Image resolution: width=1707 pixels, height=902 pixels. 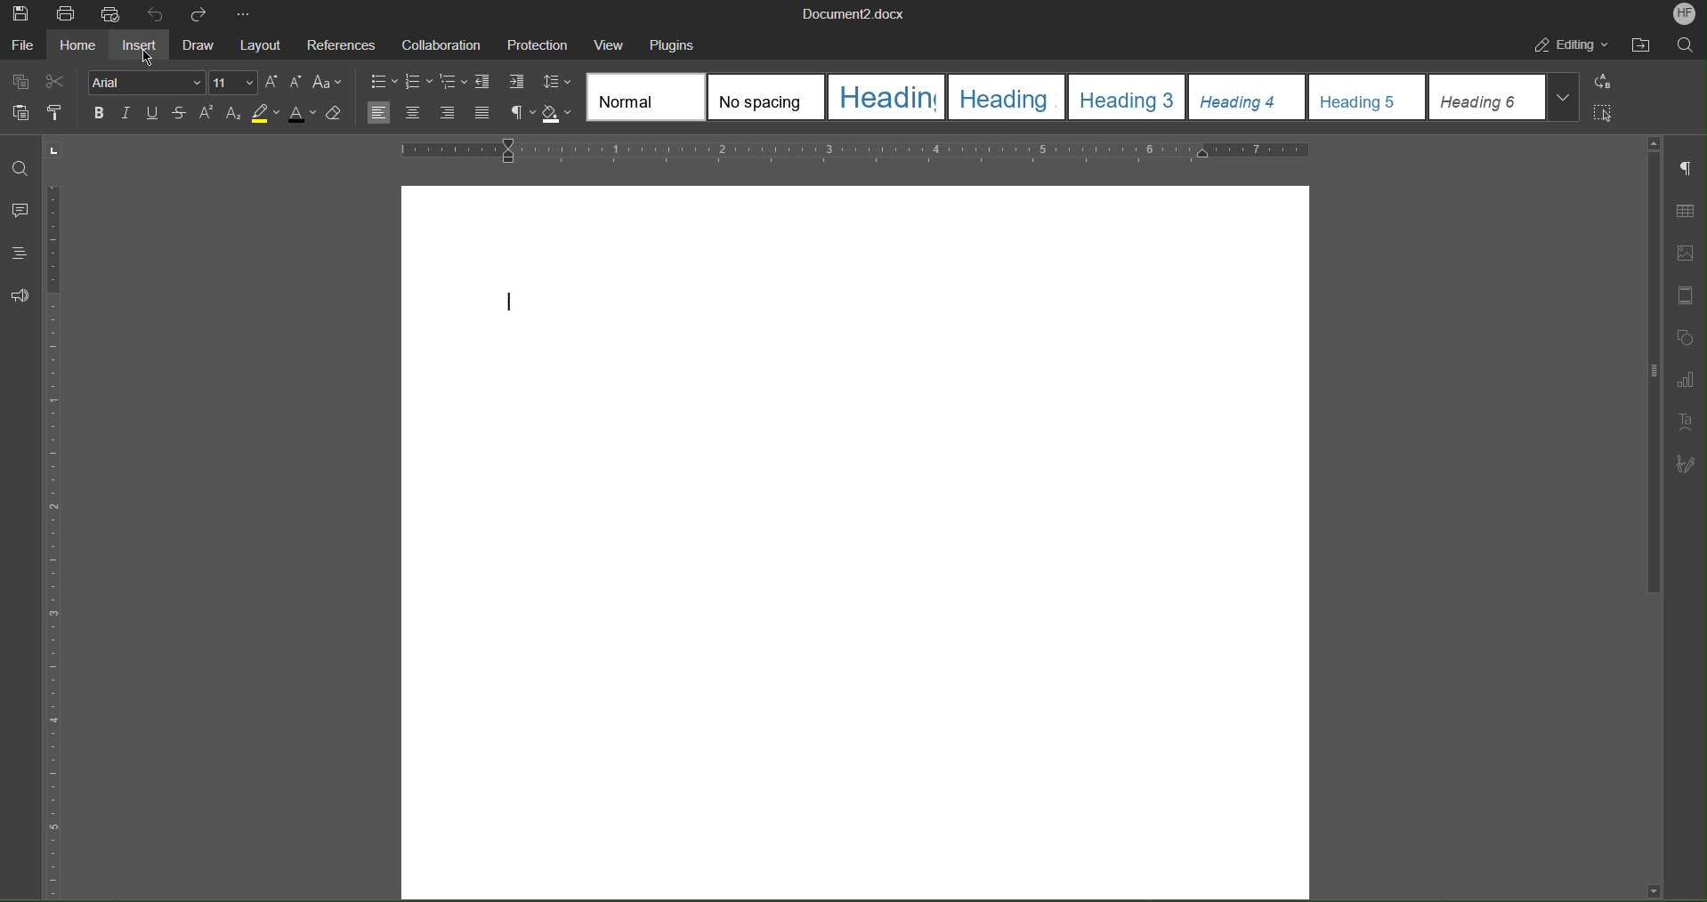 What do you see at coordinates (273, 80) in the screenshot?
I see `Increase Font` at bounding box center [273, 80].